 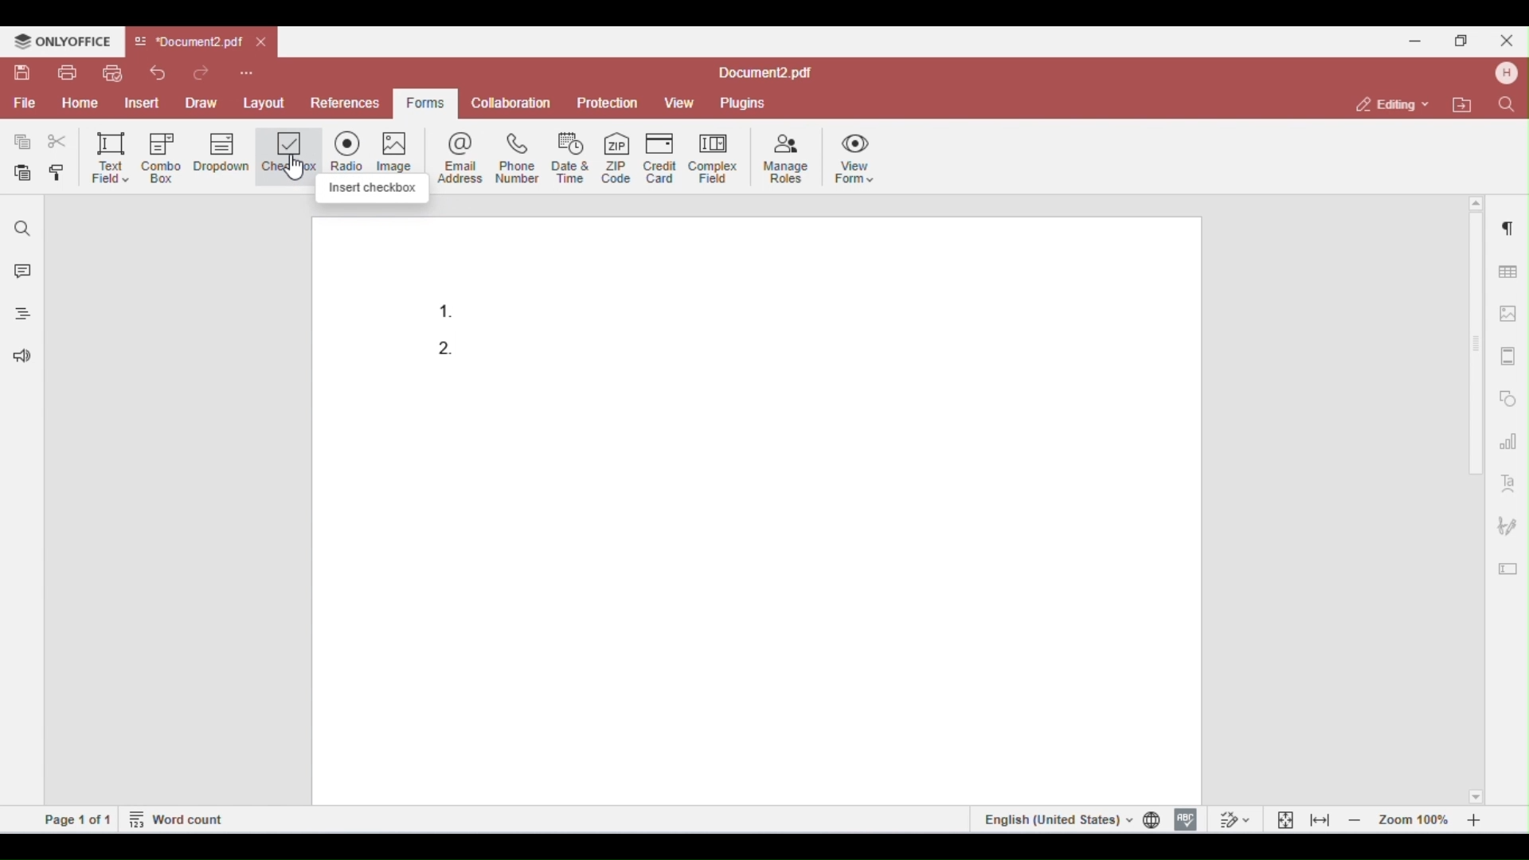 I want to click on open file location, so click(x=1465, y=106).